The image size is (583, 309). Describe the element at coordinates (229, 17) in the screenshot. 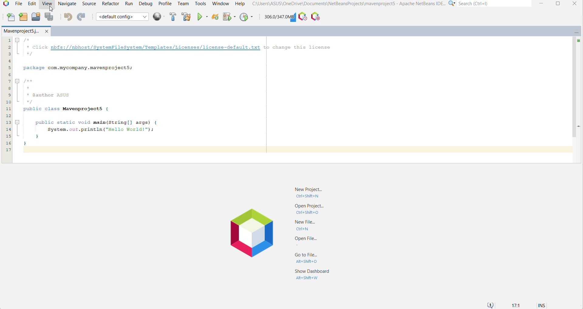

I see `Debug Main Project` at that location.